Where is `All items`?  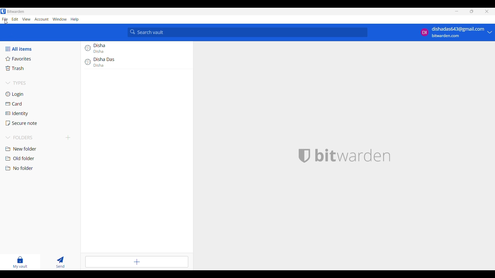
All items is located at coordinates (41, 49).